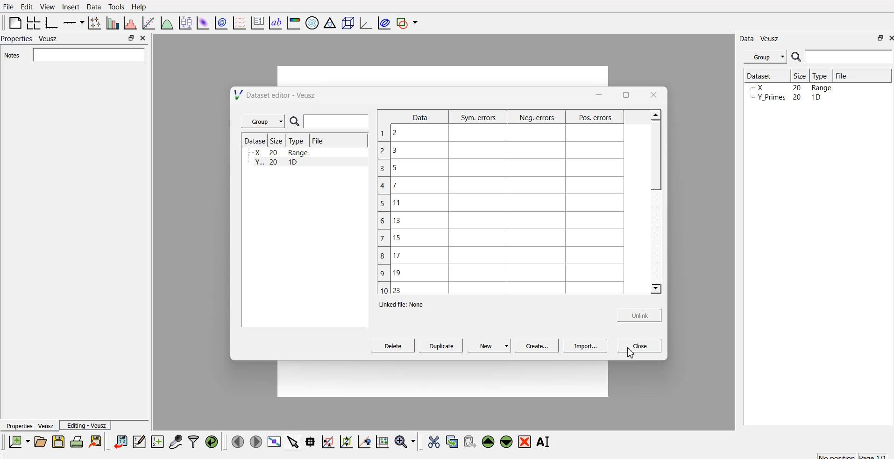 The height and width of the screenshot is (459, 894). Describe the element at coordinates (655, 151) in the screenshot. I see `scroll bar` at that location.